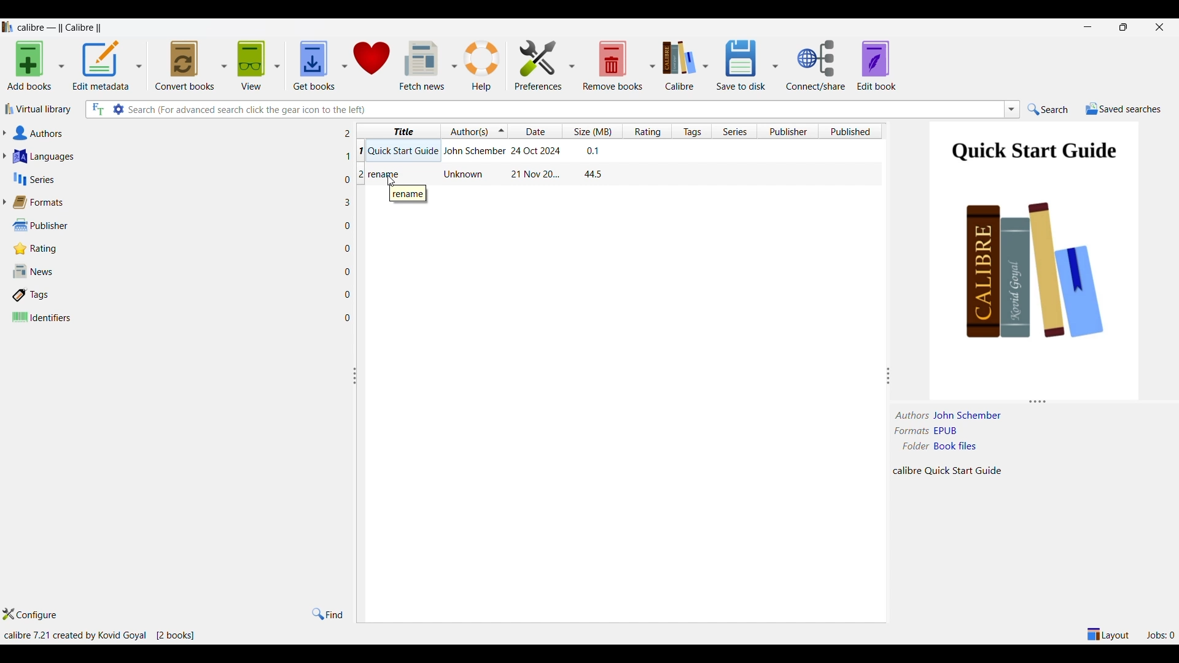 This screenshot has height=663, width=1179. Describe the element at coordinates (174, 296) in the screenshot. I see `Tags ` at that location.